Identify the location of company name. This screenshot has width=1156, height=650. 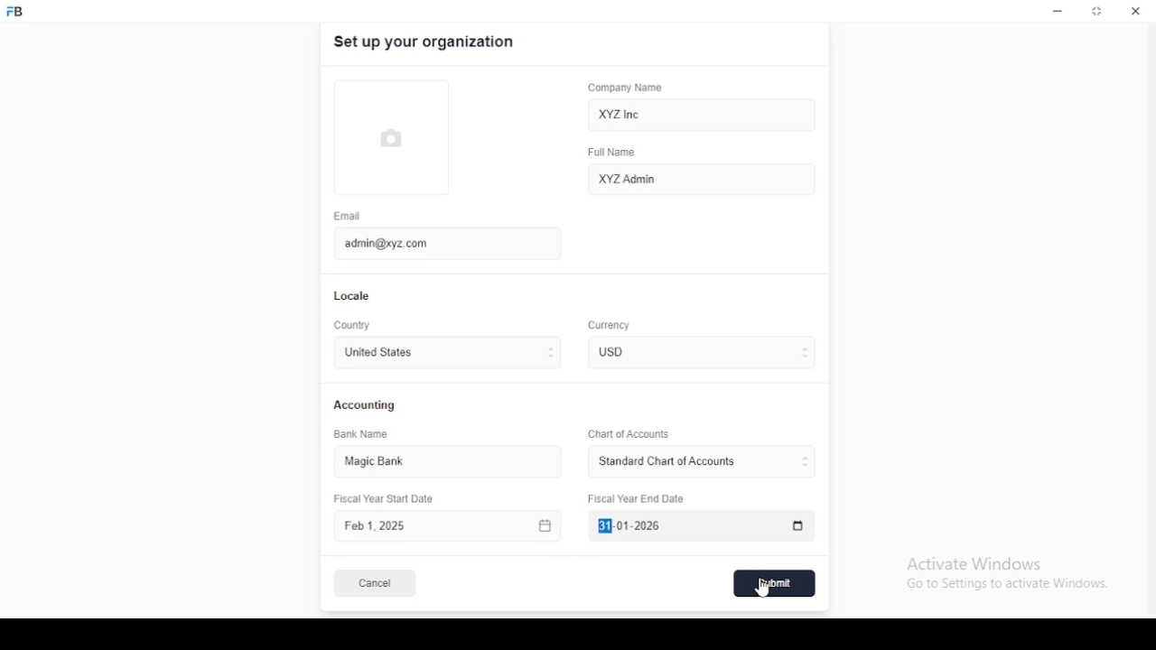
(625, 88).